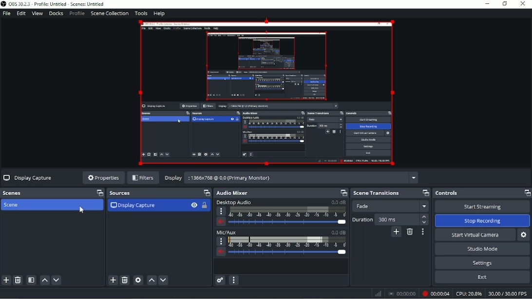 The height and width of the screenshot is (299, 532). Describe the element at coordinates (15, 193) in the screenshot. I see `Scenes` at that location.